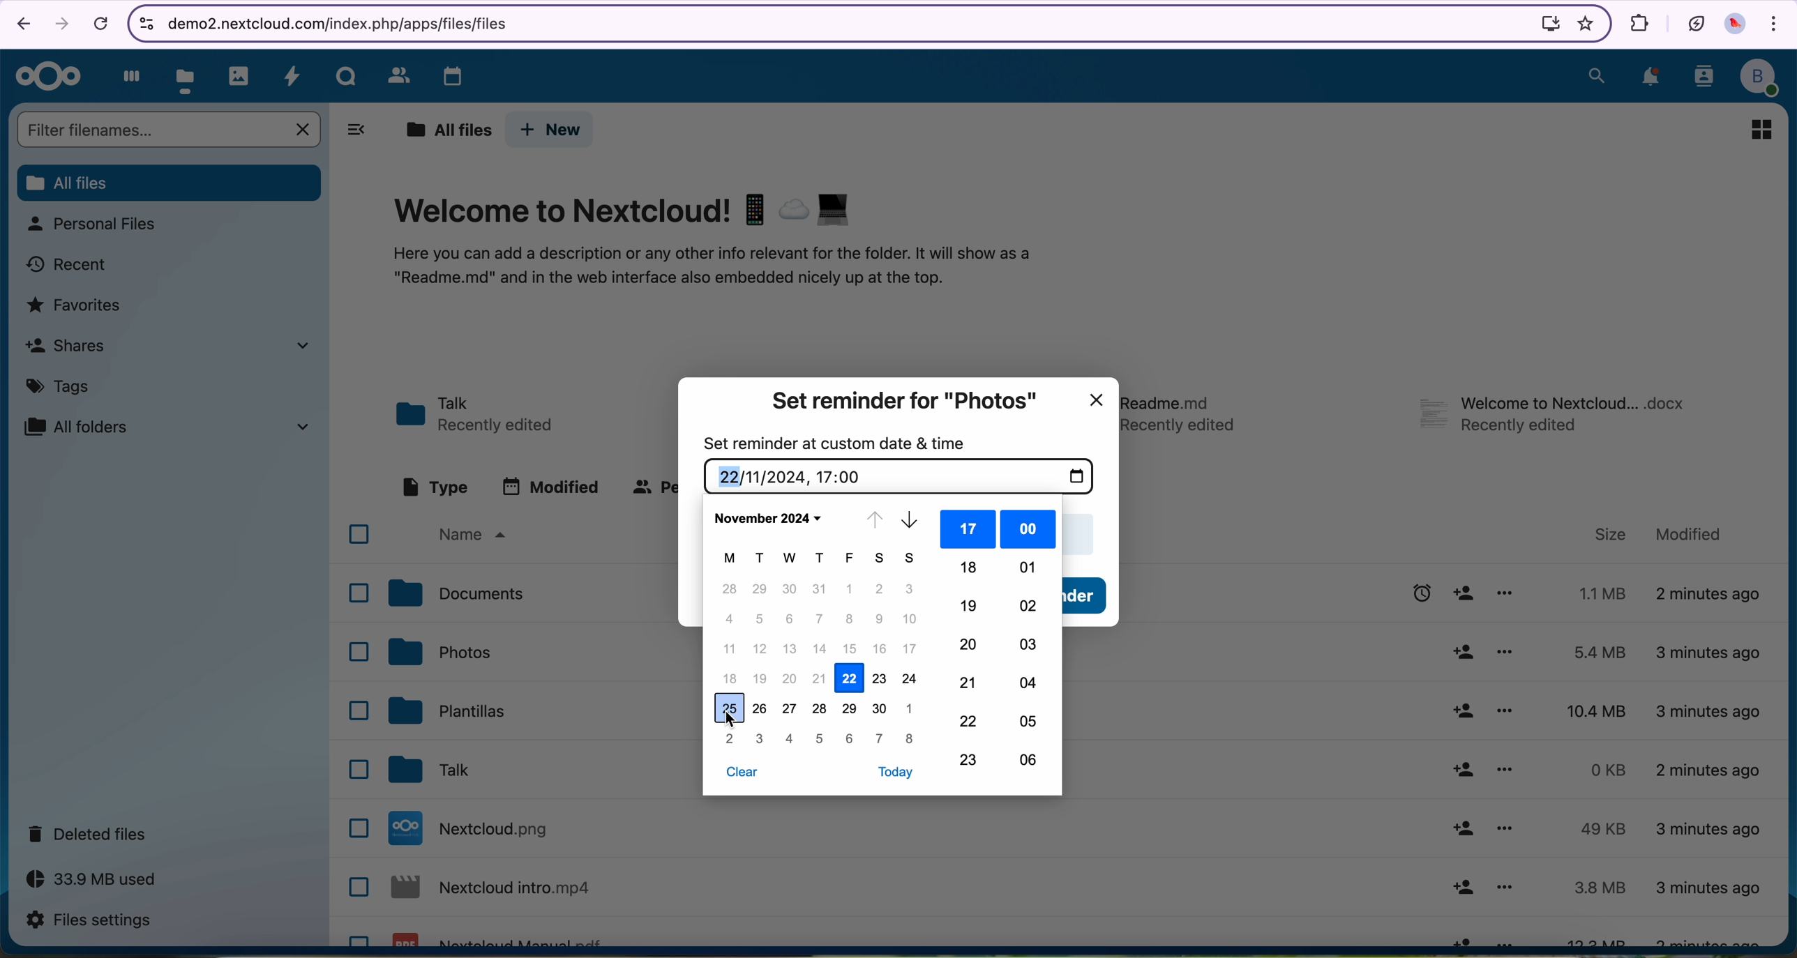 The width and height of the screenshot is (1797, 958). Describe the element at coordinates (1027, 683) in the screenshot. I see `04` at that location.